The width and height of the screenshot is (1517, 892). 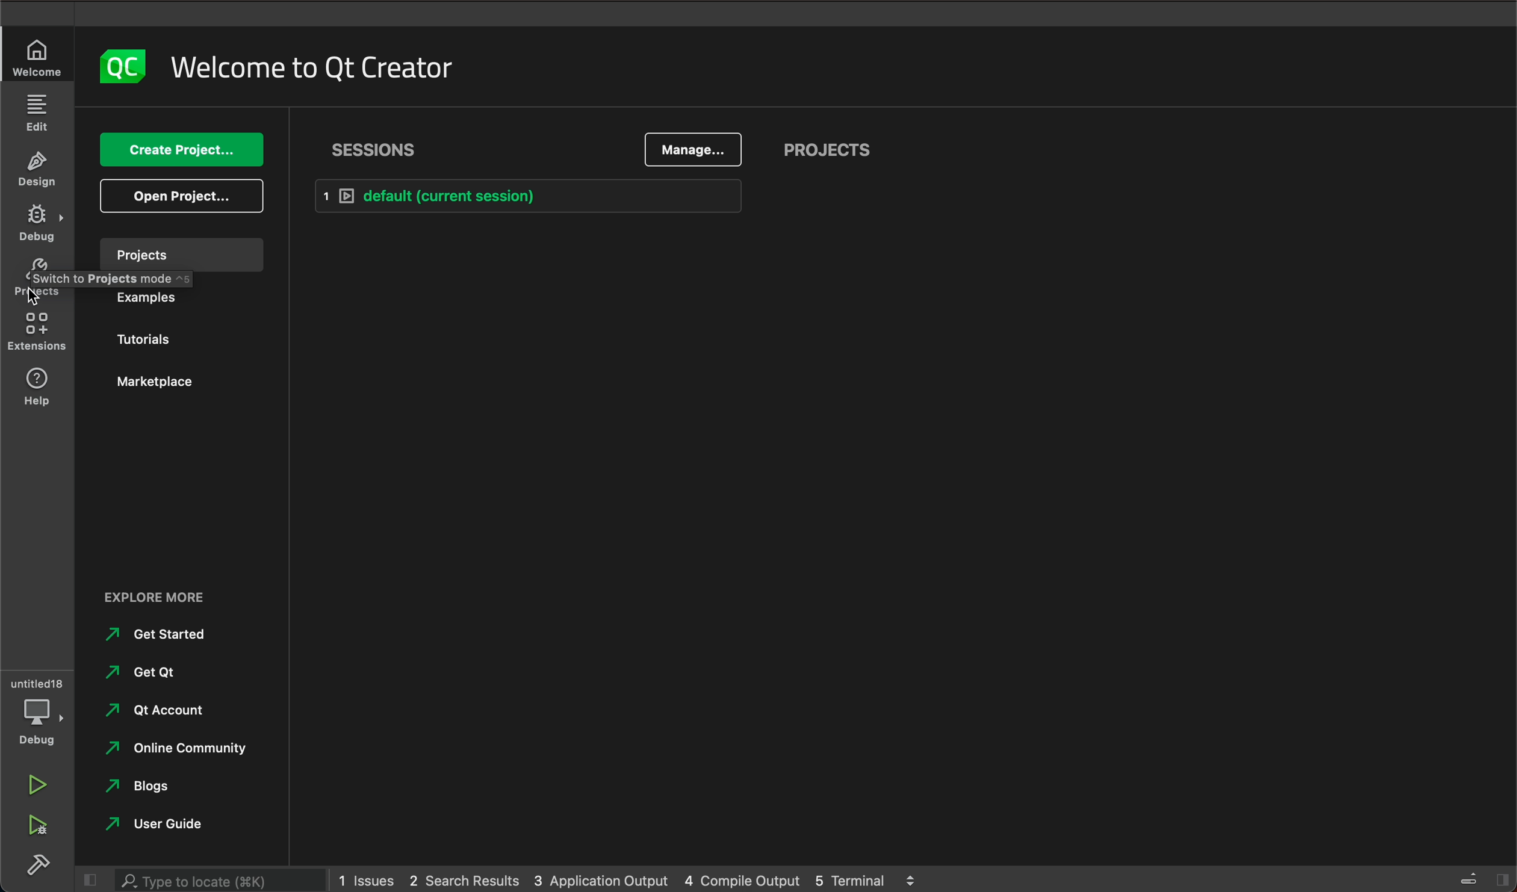 What do you see at coordinates (152, 597) in the screenshot?
I see `explore more` at bounding box center [152, 597].